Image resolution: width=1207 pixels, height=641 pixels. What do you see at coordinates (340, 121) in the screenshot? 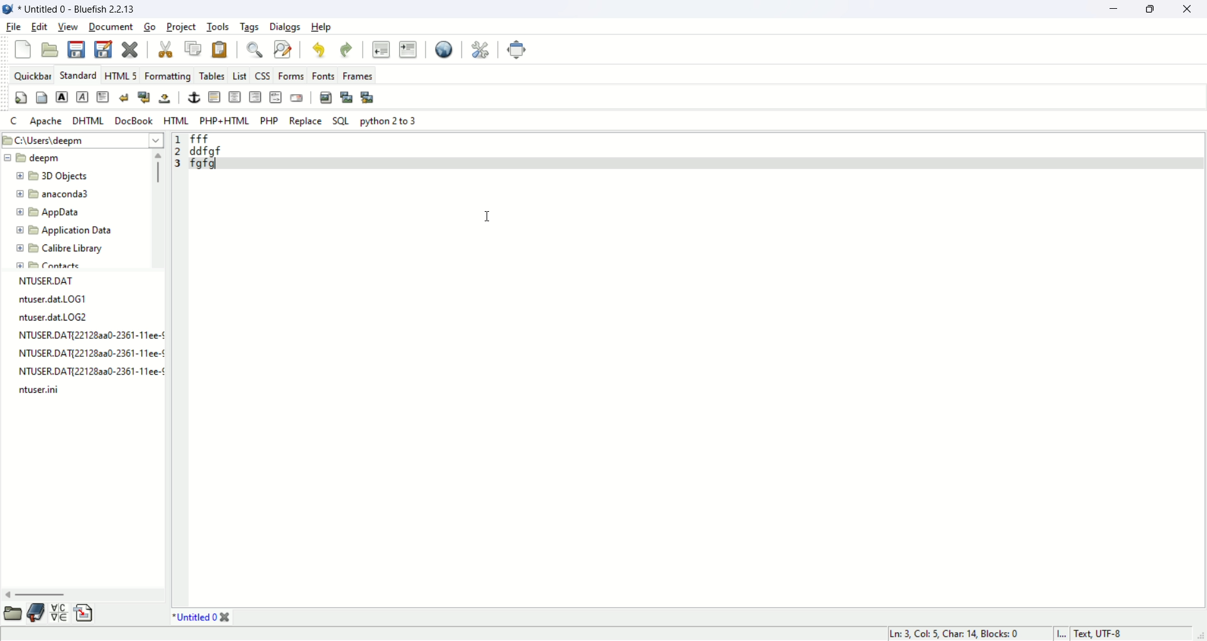
I see `SQL` at bounding box center [340, 121].